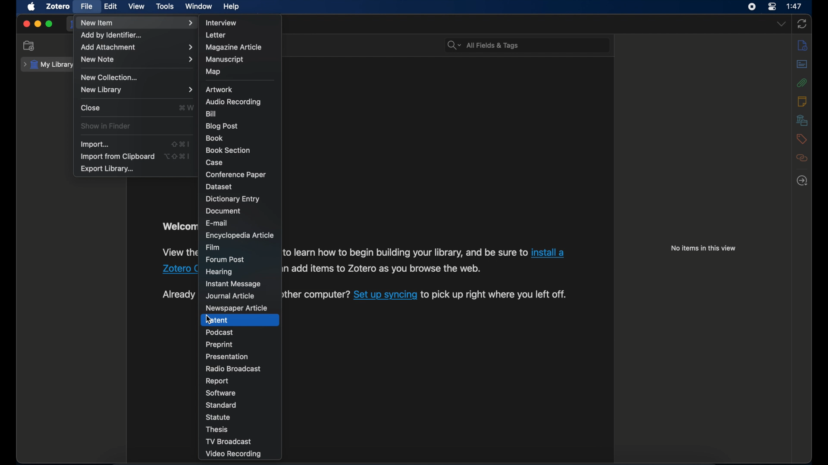  What do you see at coordinates (108, 169) in the screenshot?
I see `export library` at bounding box center [108, 169].